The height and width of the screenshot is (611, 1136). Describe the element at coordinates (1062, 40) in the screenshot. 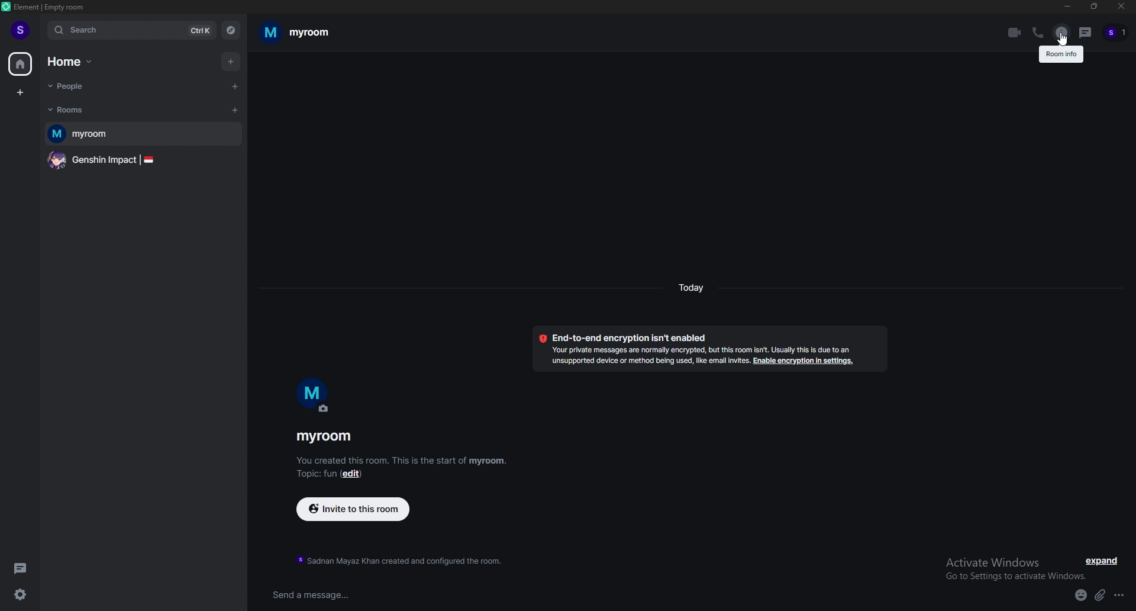

I see `cursor` at that location.